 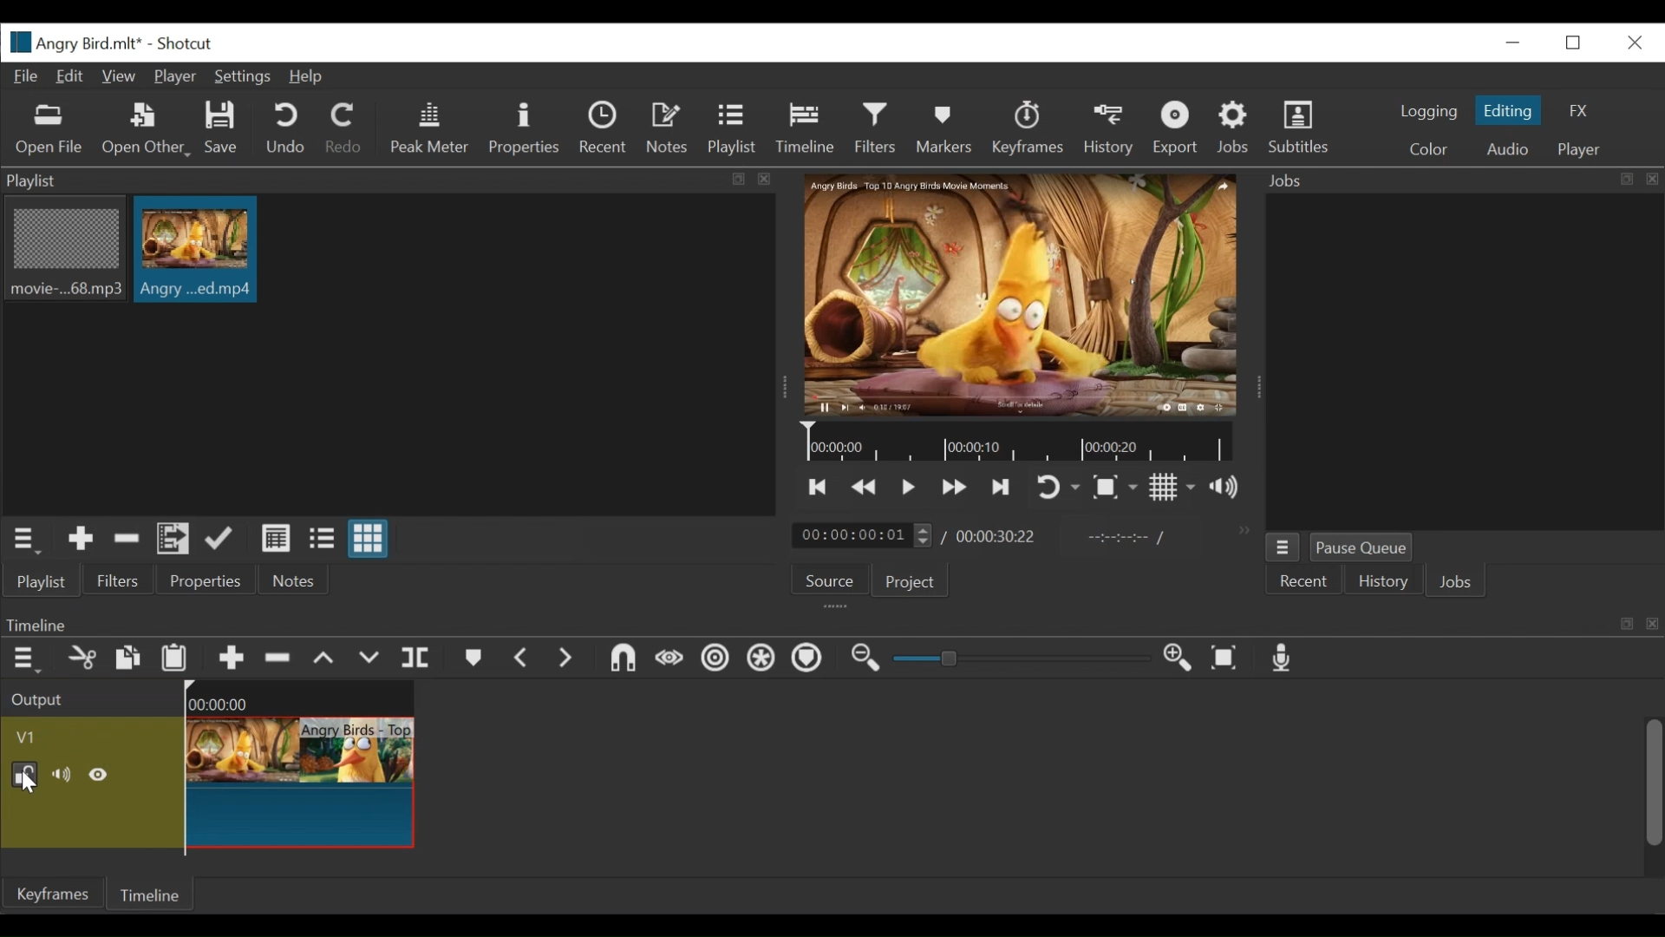 I want to click on Edit, so click(x=72, y=77).